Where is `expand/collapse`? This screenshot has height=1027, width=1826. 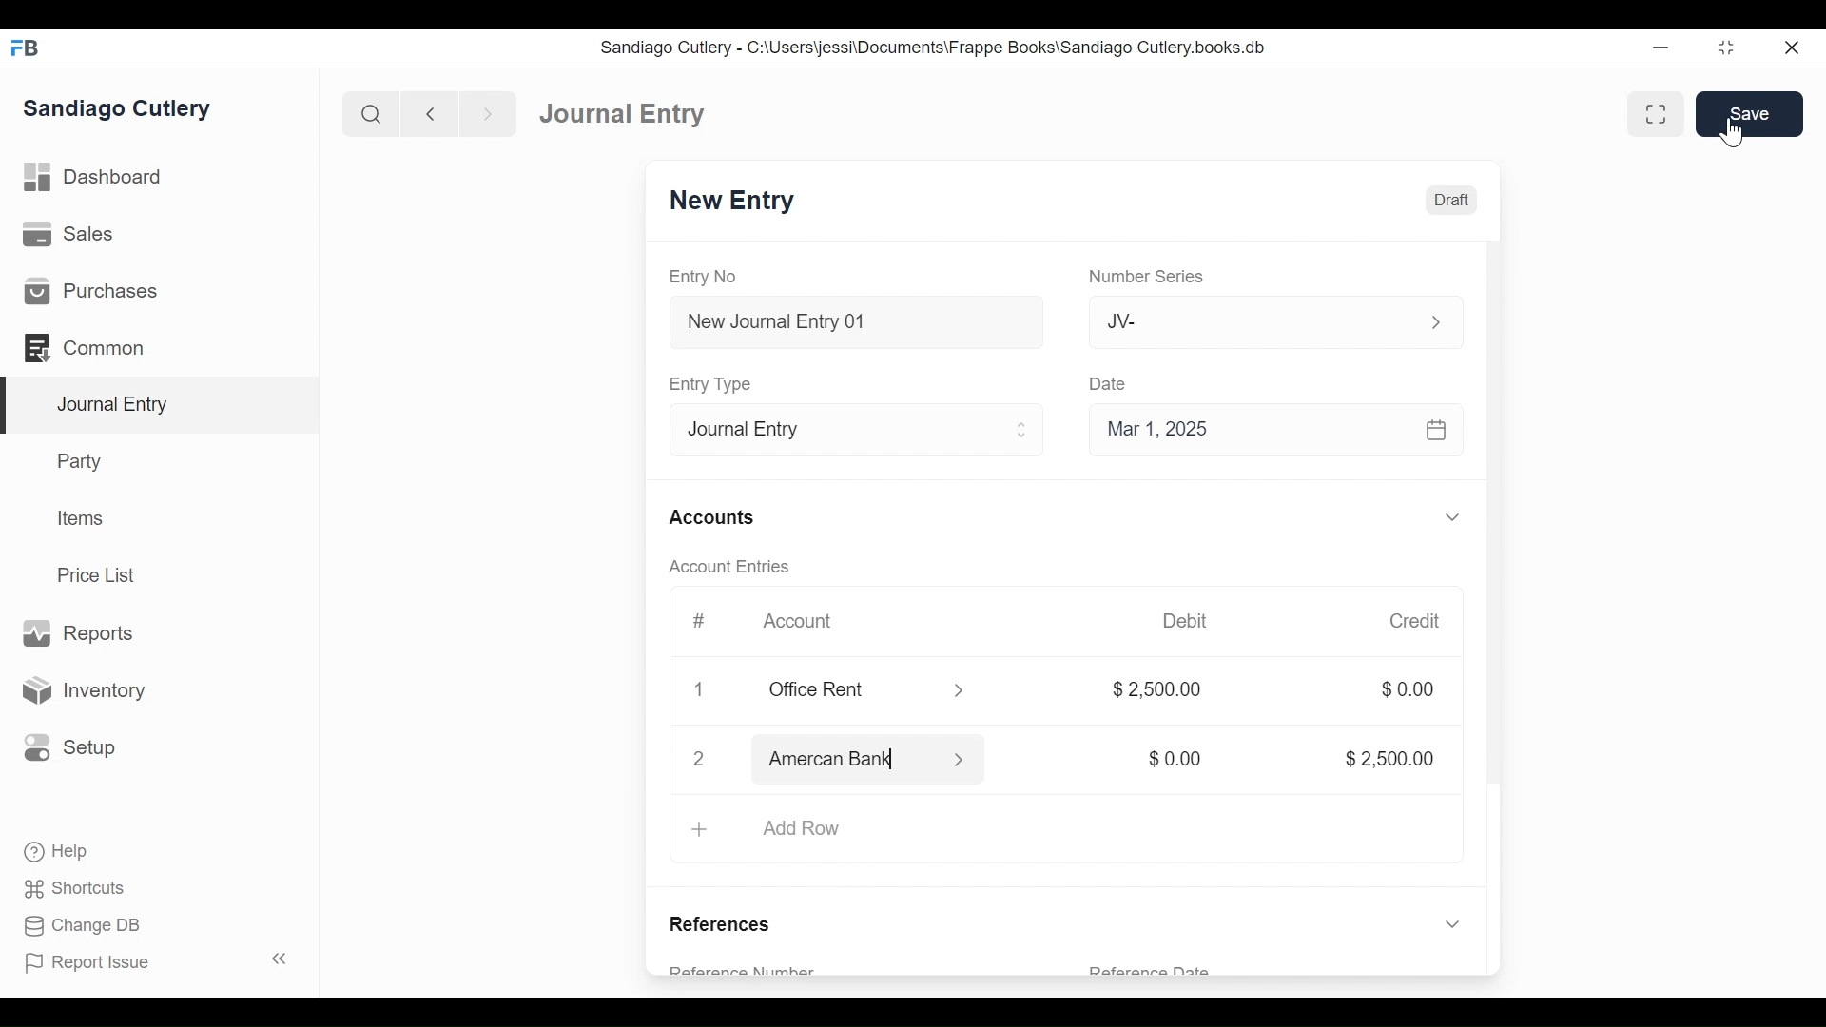
expand/collapse is located at coordinates (1451, 516).